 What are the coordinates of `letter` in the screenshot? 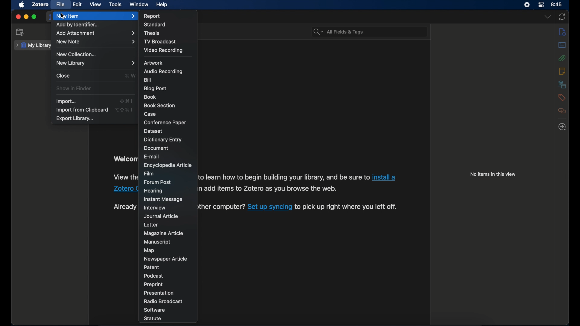 It's located at (152, 225).